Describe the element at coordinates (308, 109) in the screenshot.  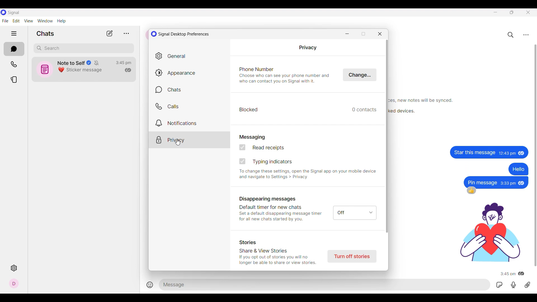
I see `Blocked contacts` at that location.